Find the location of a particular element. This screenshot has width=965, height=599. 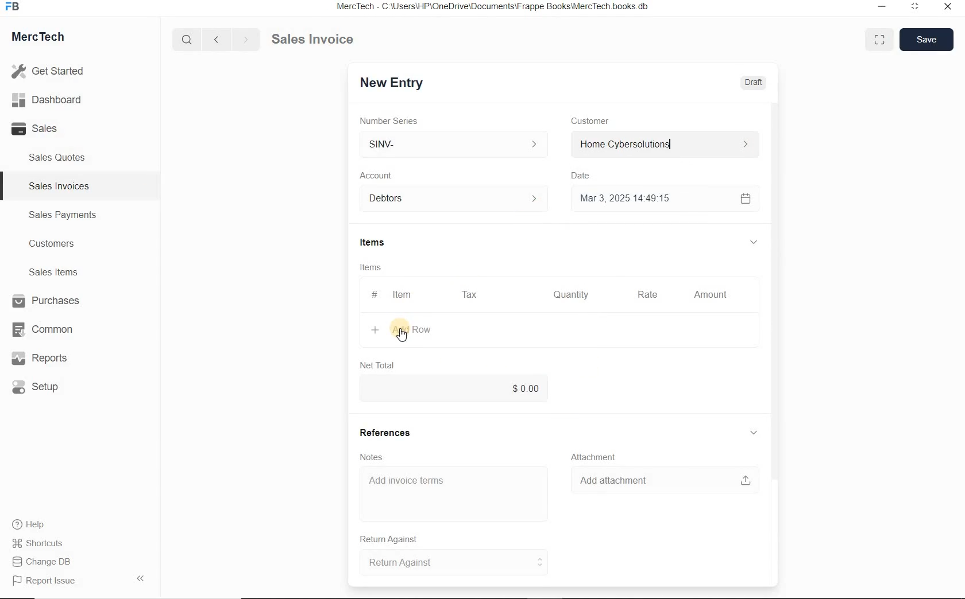

Search is located at coordinates (188, 40).